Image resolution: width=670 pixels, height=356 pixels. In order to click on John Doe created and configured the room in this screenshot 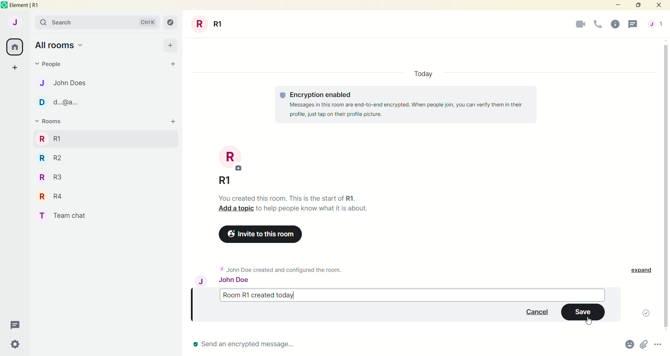, I will do `click(286, 269)`.